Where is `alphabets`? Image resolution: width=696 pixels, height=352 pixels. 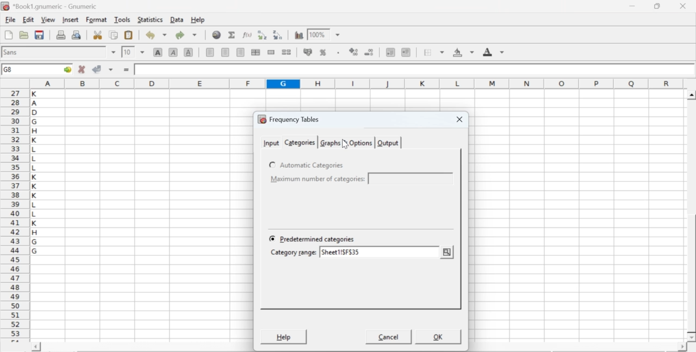 alphabets is located at coordinates (35, 213).